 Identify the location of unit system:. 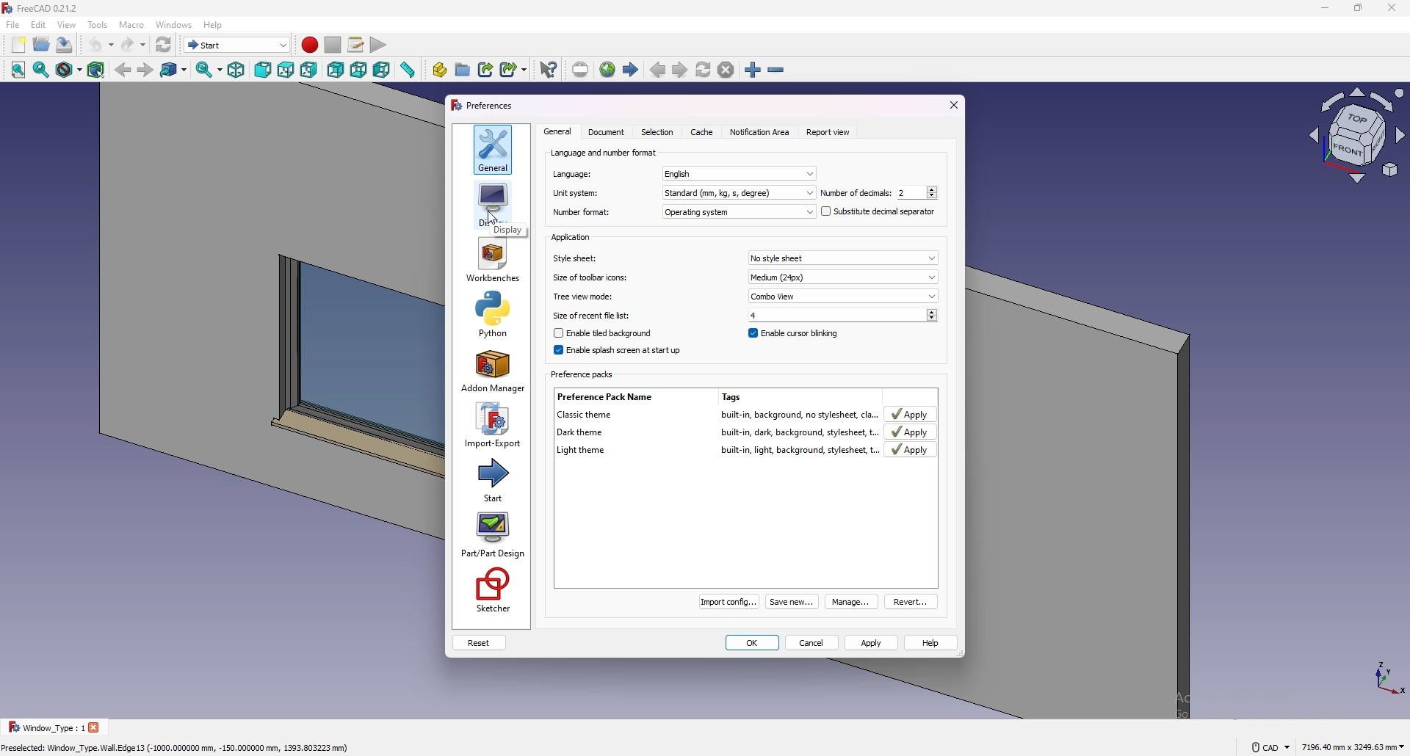
(579, 192).